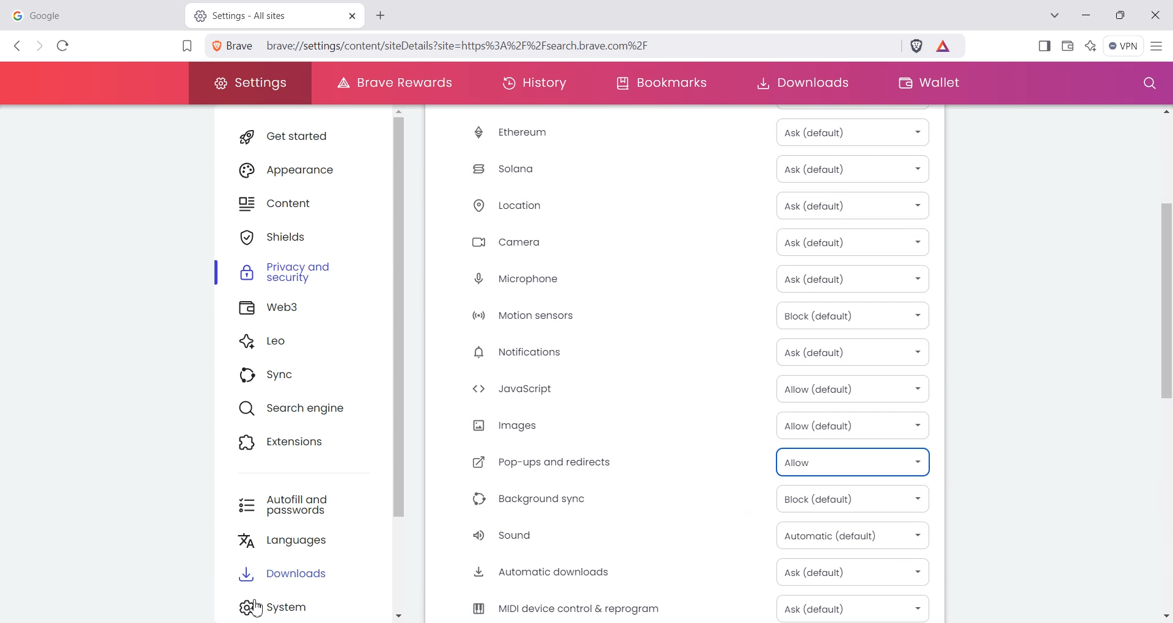 The image size is (1173, 623). Describe the element at coordinates (301, 204) in the screenshot. I see `Content` at that location.